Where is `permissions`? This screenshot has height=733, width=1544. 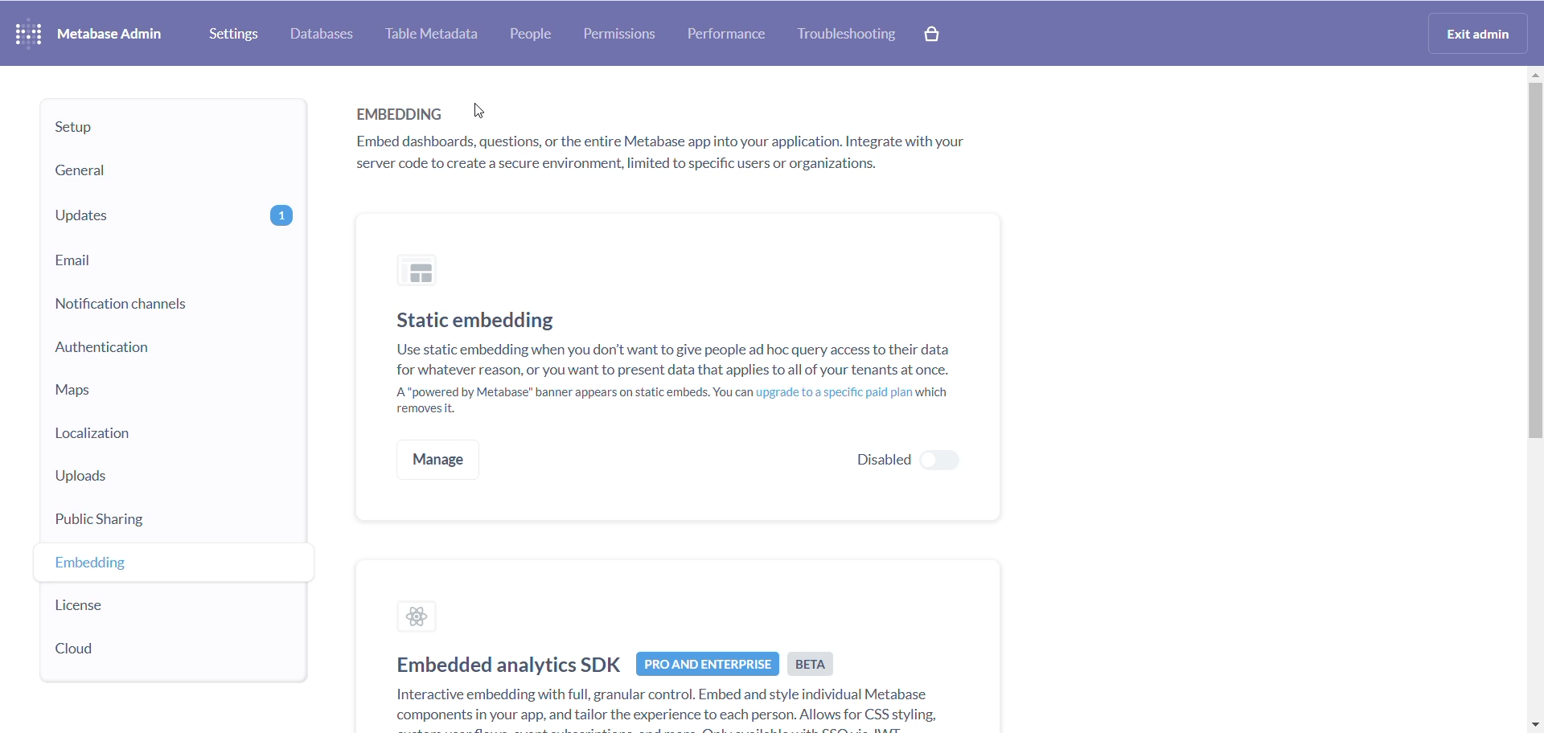
permissions is located at coordinates (616, 34).